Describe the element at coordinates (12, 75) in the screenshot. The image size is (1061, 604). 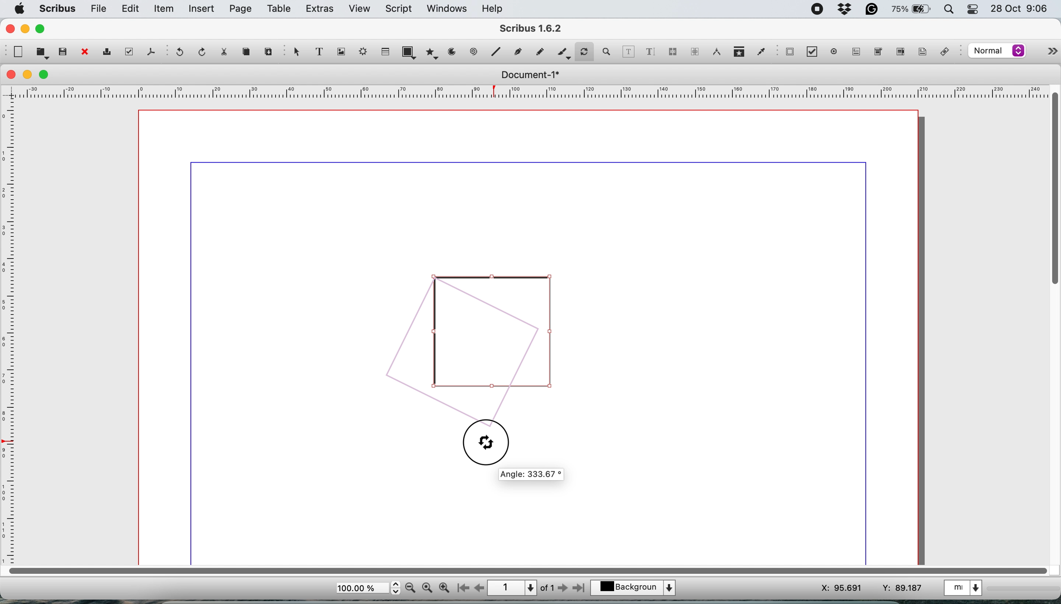
I see `close` at that location.